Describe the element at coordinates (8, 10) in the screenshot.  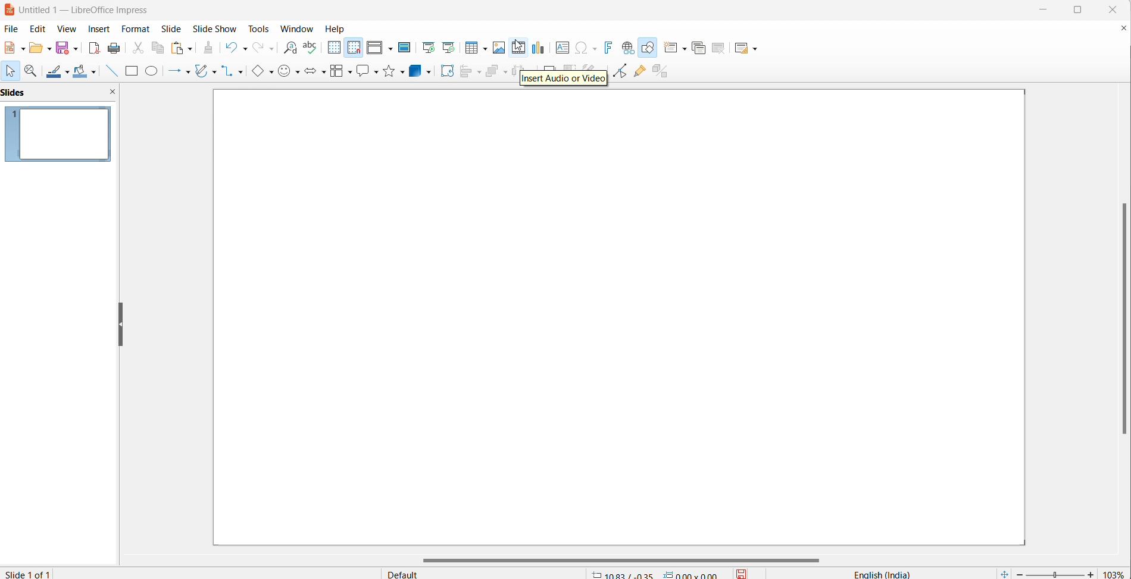
I see `logo` at that location.